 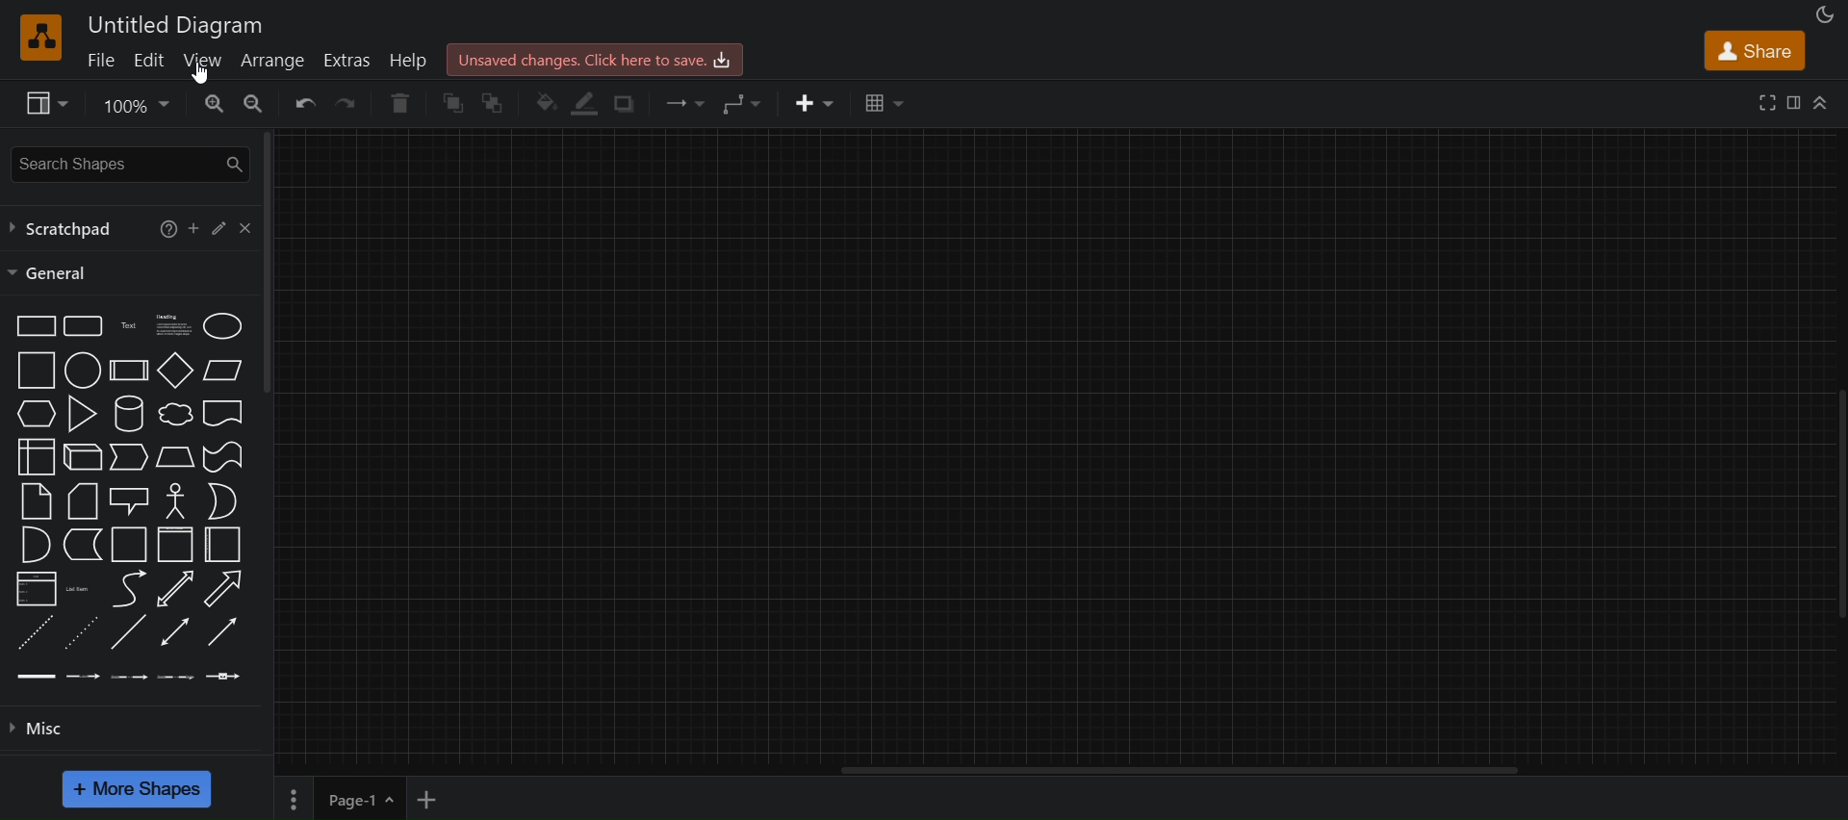 I want to click on vertical scroll bar, so click(x=269, y=260).